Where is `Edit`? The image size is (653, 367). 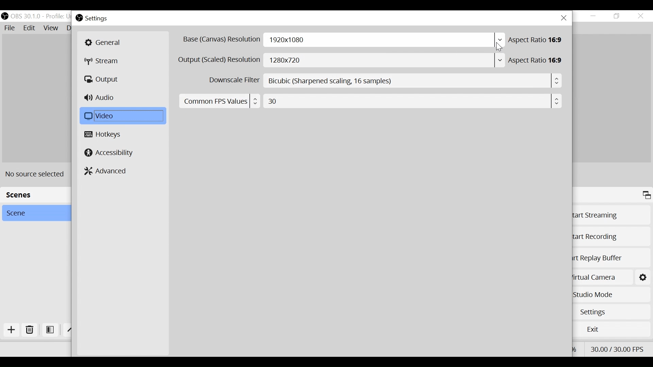
Edit is located at coordinates (30, 28).